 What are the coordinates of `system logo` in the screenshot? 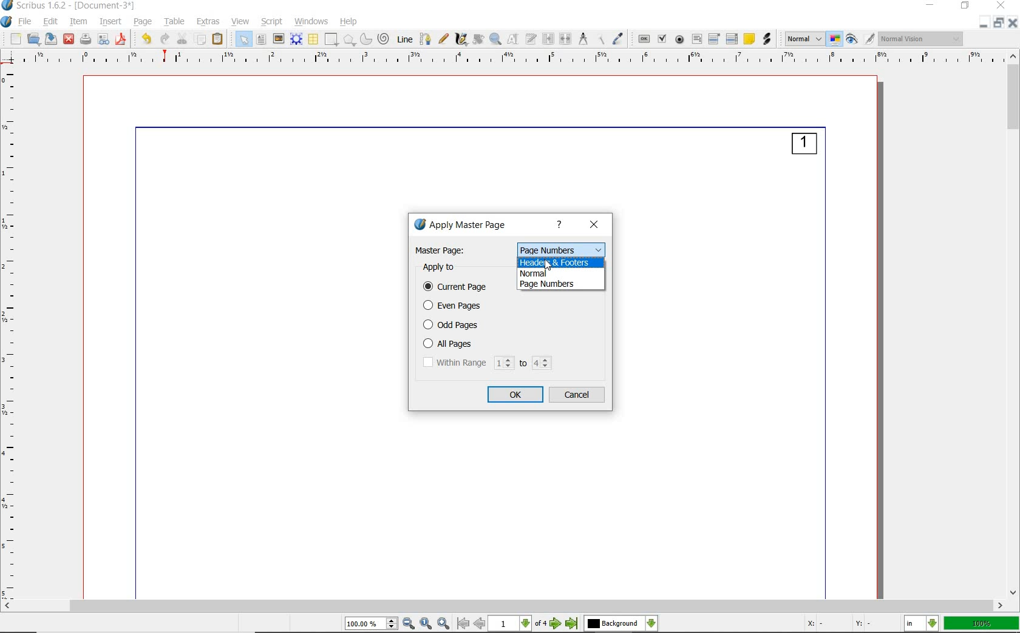 It's located at (7, 22).